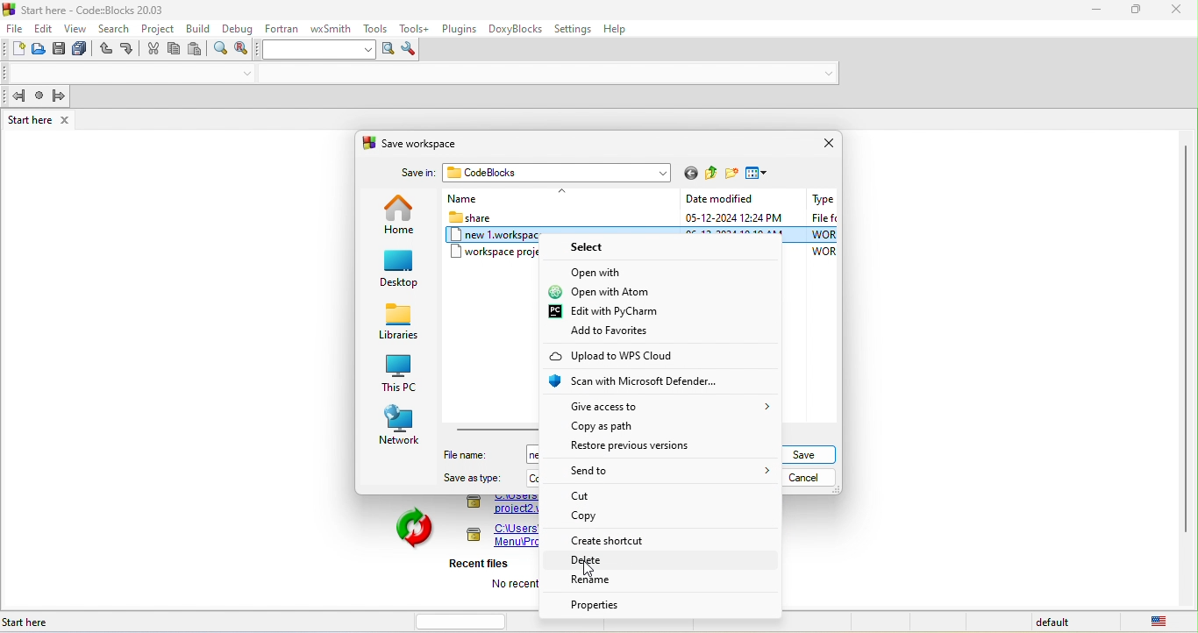  Describe the element at coordinates (612, 539) in the screenshot. I see `create shortcut` at that location.